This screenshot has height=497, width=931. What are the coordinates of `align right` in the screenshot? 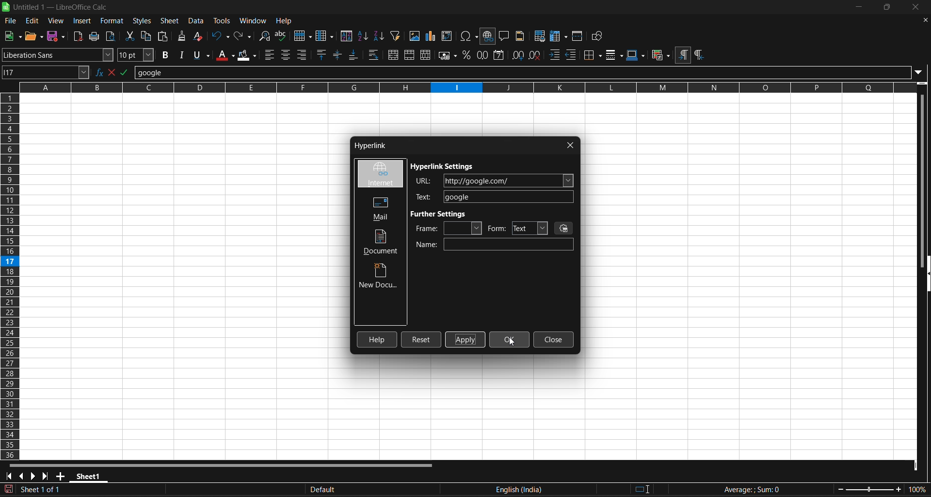 It's located at (303, 55).